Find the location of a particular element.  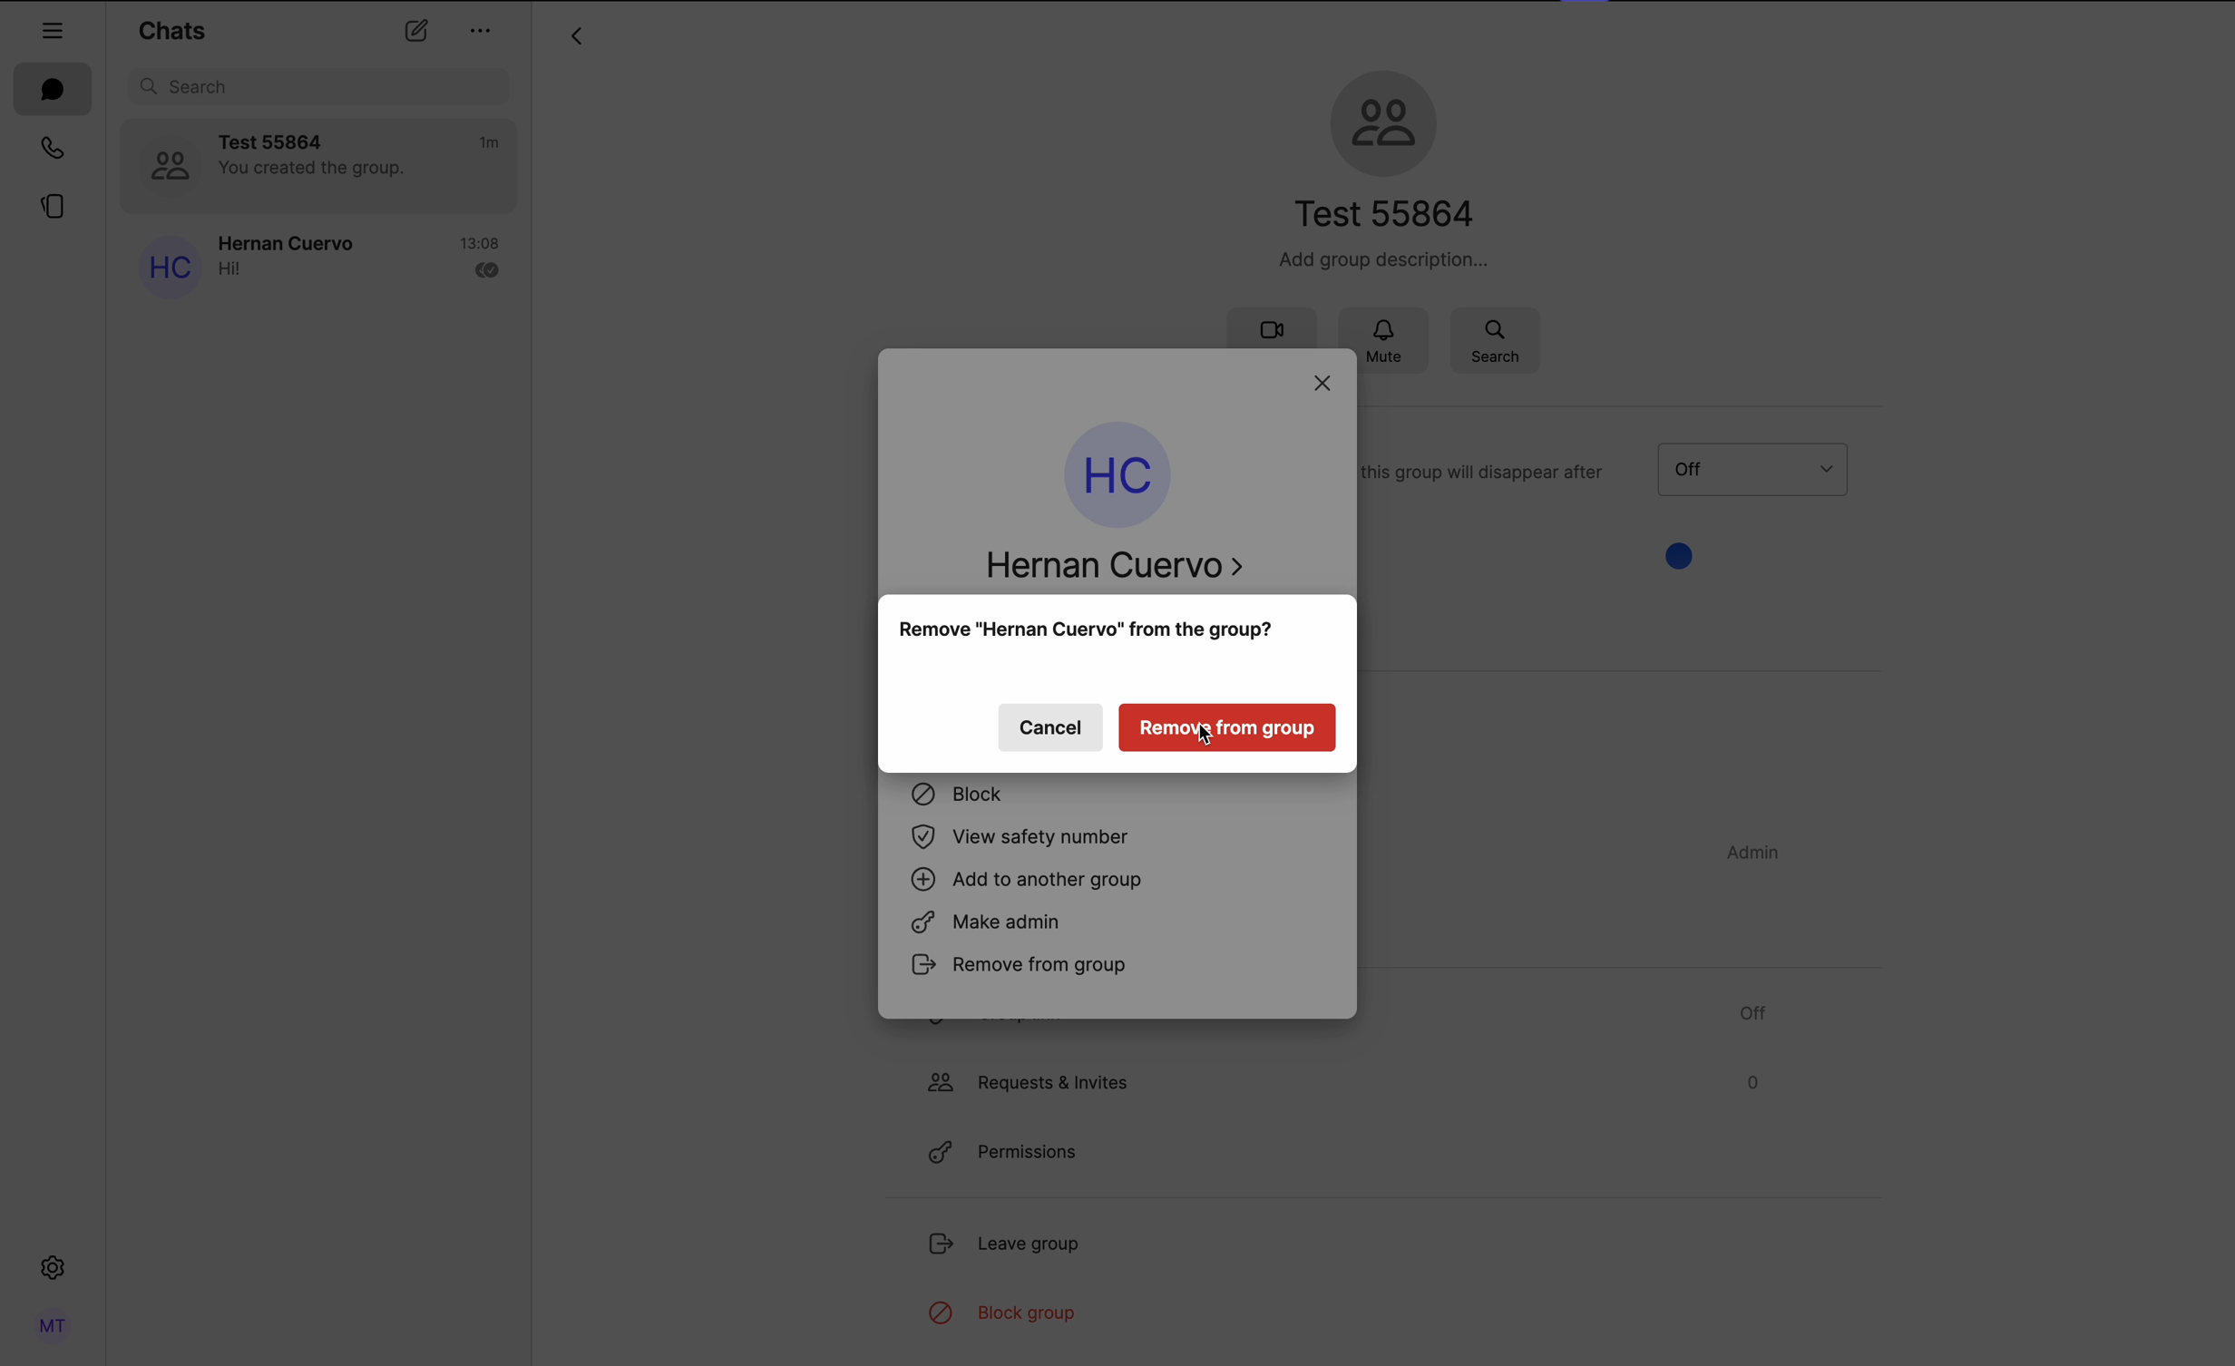

hide tabs is located at coordinates (54, 25).